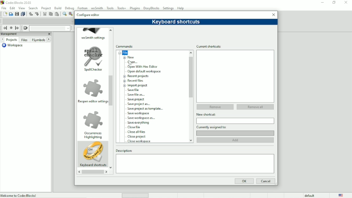 Image resolution: width=352 pixels, height=198 pixels. Describe the element at coordinates (124, 53) in the screenshot. I see `File` at that location.